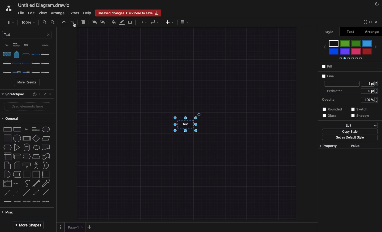 The width and height of the screenshot is (382, 232). I want to click on Shadow, so click(363, 117).